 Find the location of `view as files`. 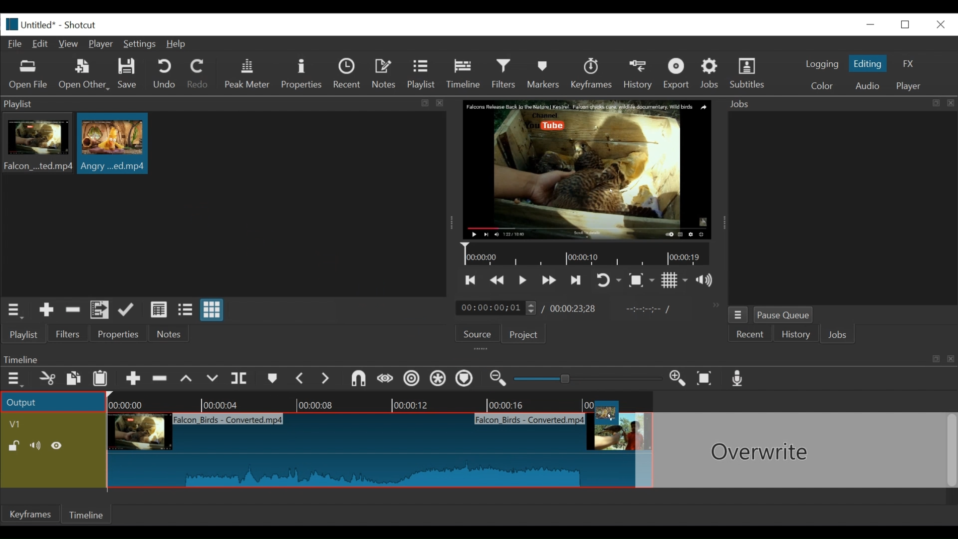

view as files is located at coordinates (186, 309).